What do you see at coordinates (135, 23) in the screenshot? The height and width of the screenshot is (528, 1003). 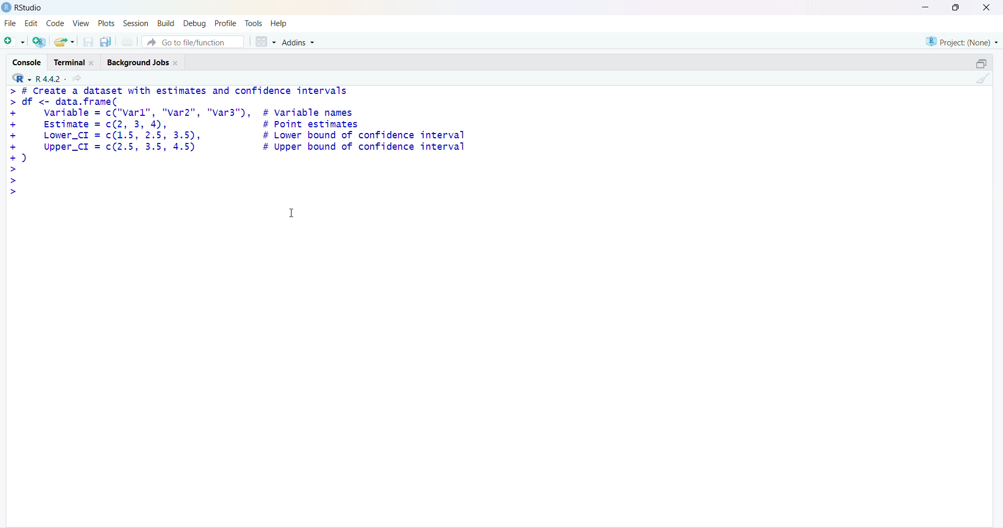 I see `Session` at bounding box center [135, 23].